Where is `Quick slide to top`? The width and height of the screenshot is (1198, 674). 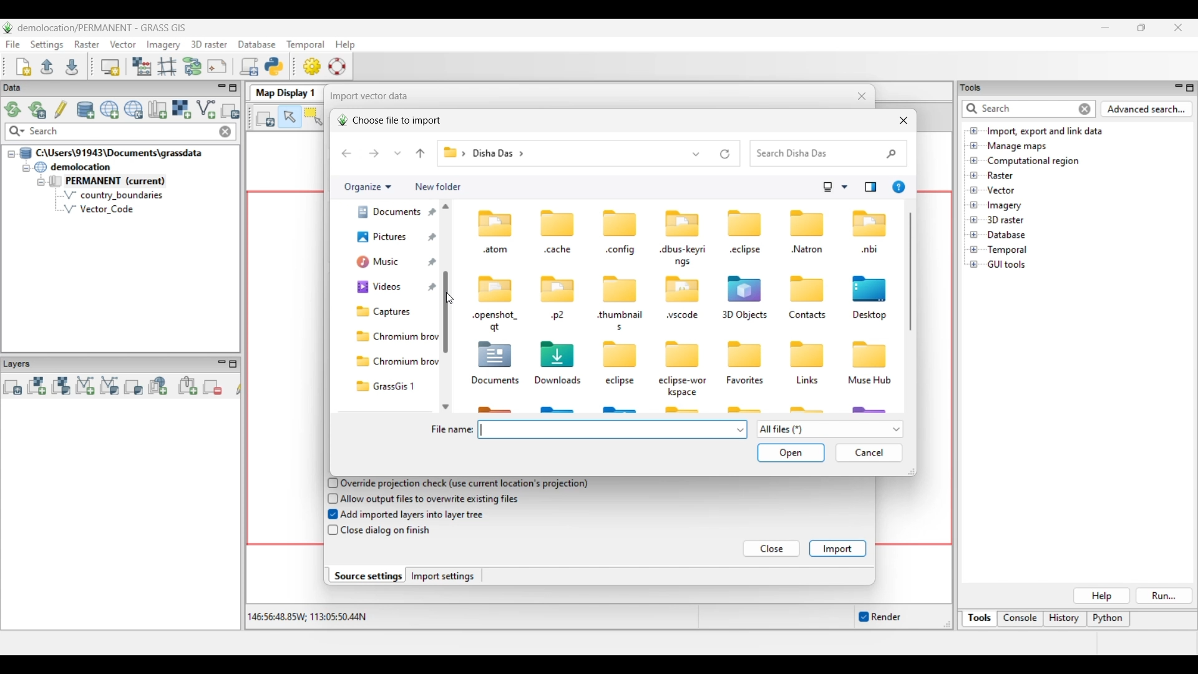
Quick slide to top is located at coordinates (446, 206).